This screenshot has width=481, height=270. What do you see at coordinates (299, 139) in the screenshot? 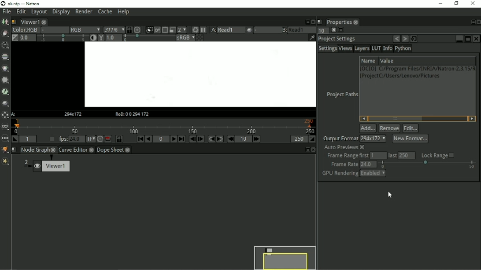
I see `Playback out point` at bounding box center [299, 139].